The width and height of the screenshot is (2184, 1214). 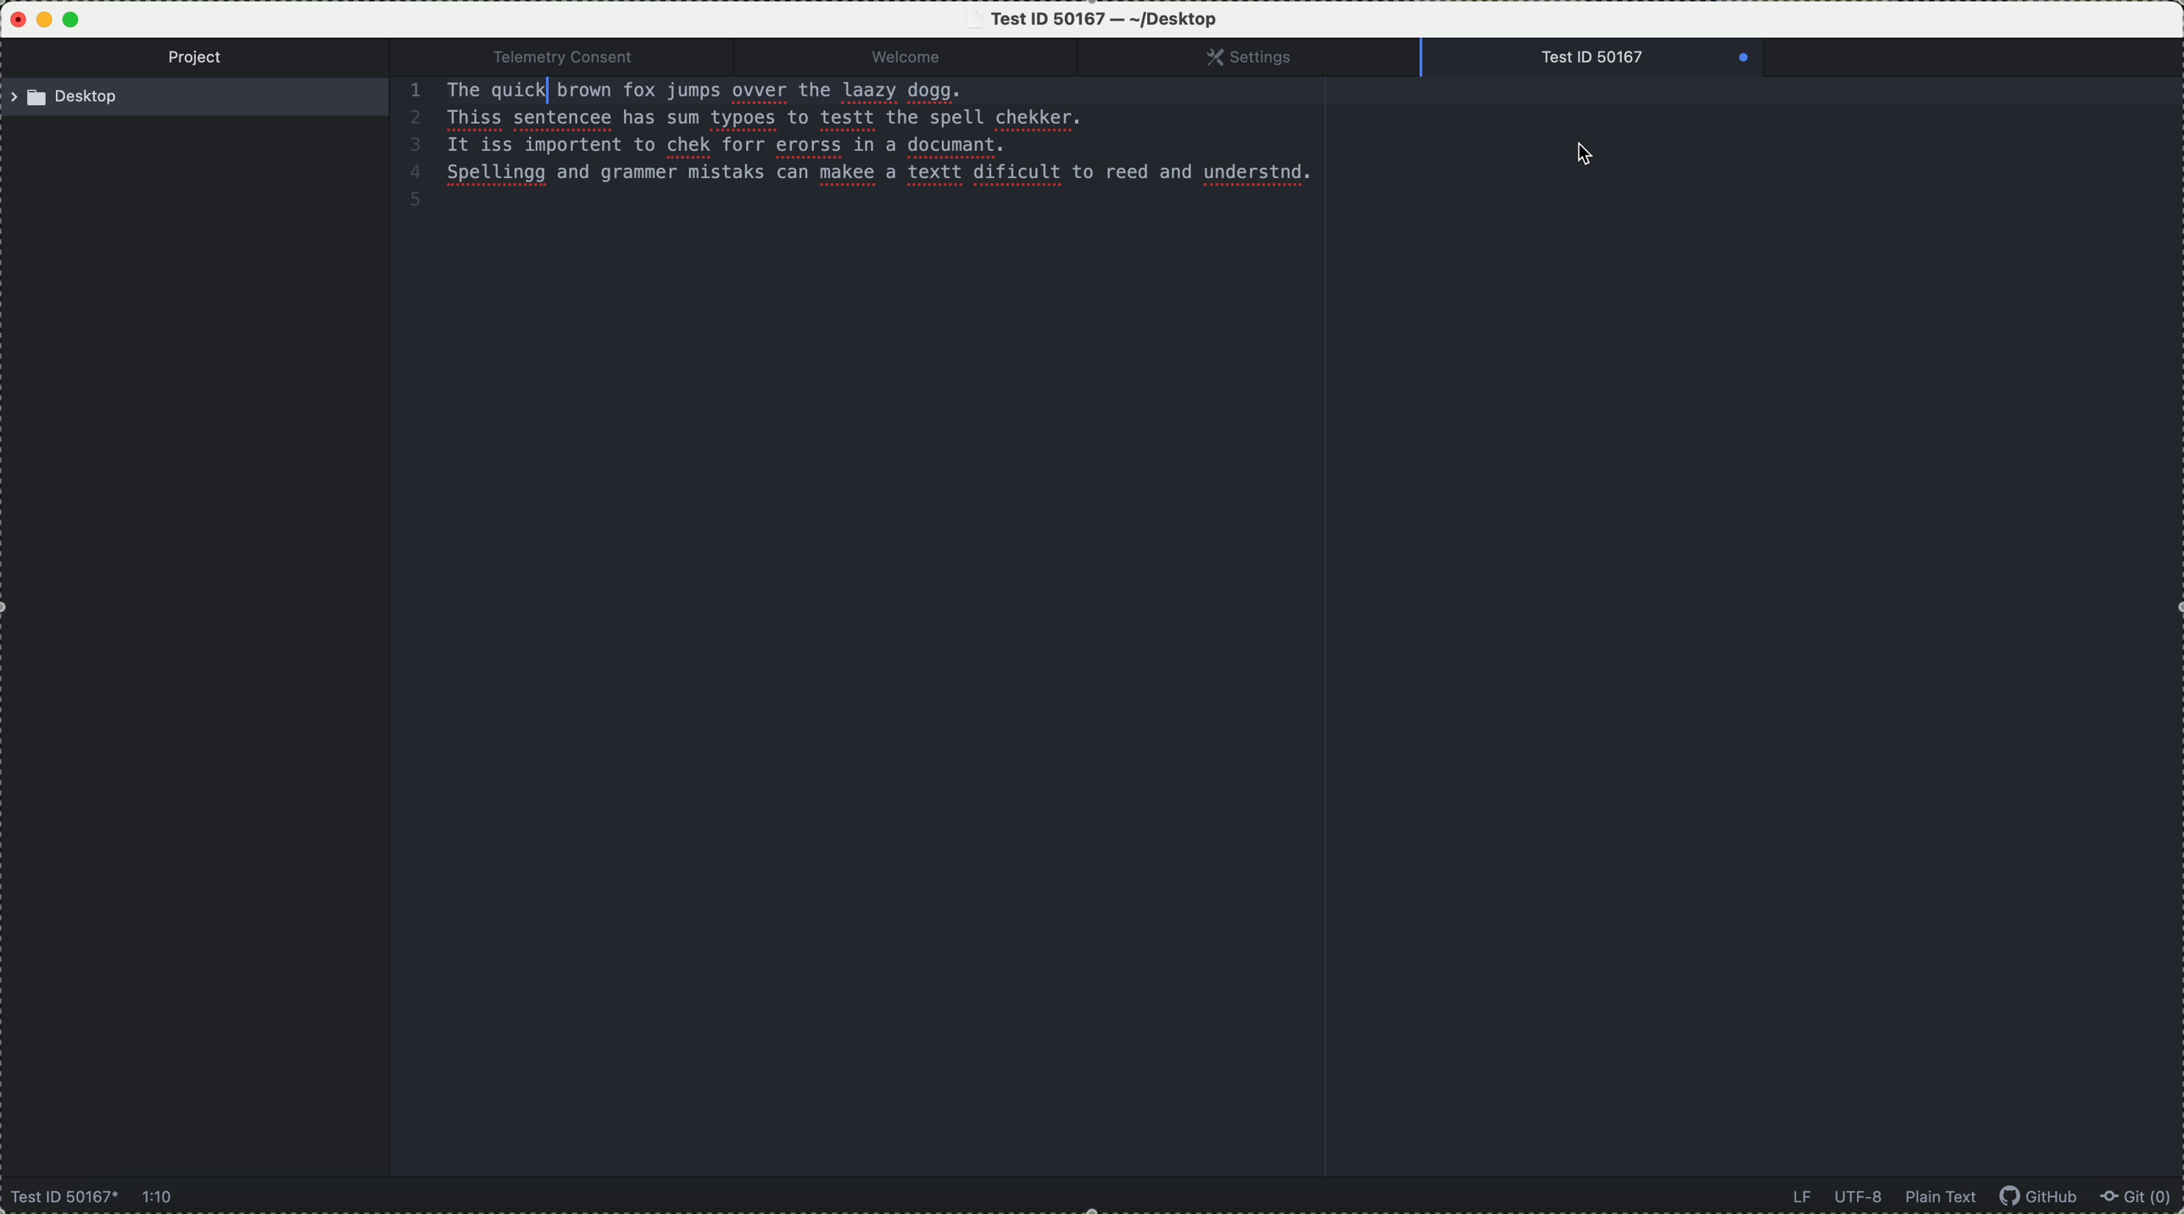 I want to click on Git (0), so click(x=2142, y=1199).